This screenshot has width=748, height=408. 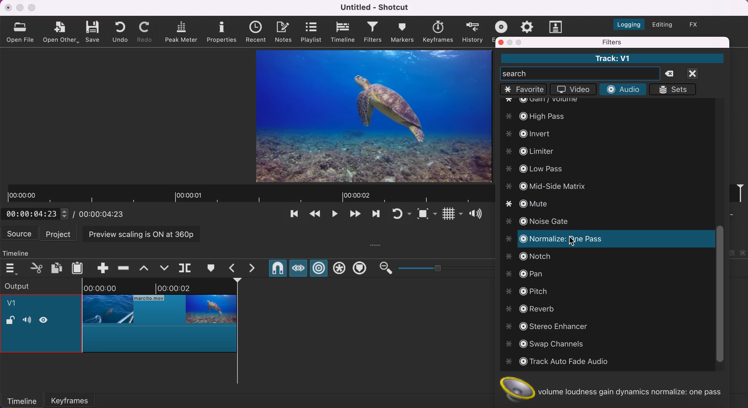 What do you see at coordinates (473, 32) in the screenshot?
I see `history` at bounding box center [473, 32].